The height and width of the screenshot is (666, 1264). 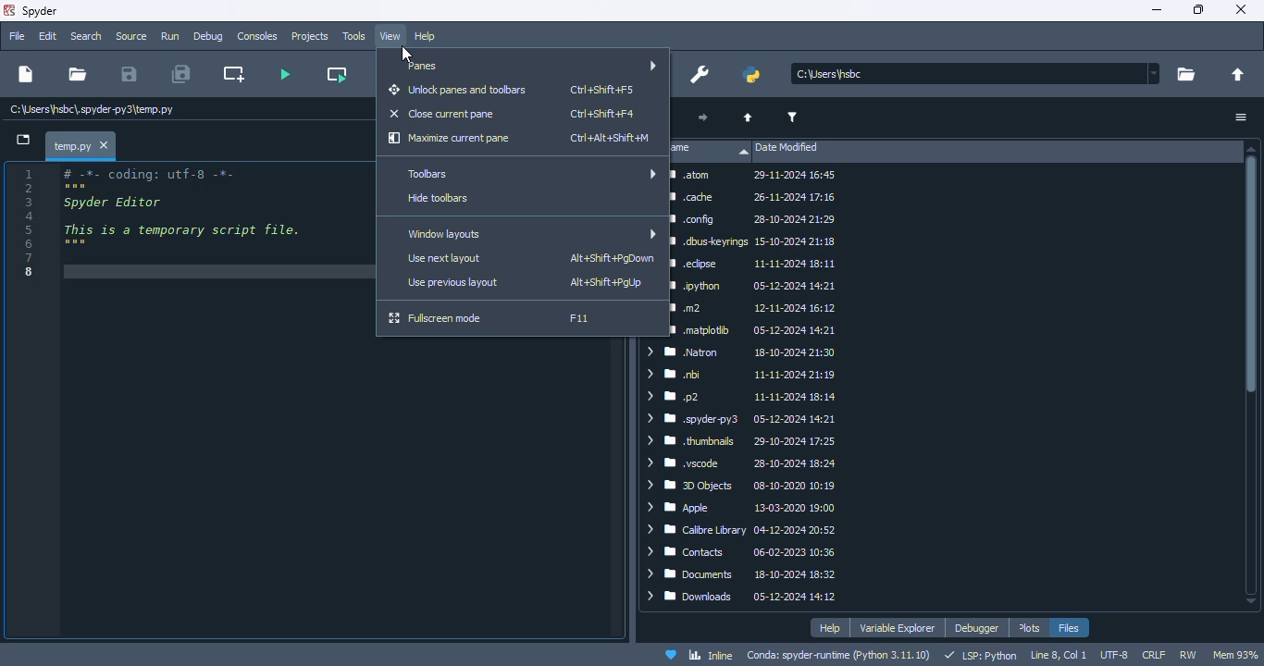 What do you see at coordinates (578, 317) in the screenshot?
I see `shortcut for fullscreen mode` at bounding box center [578, 317].